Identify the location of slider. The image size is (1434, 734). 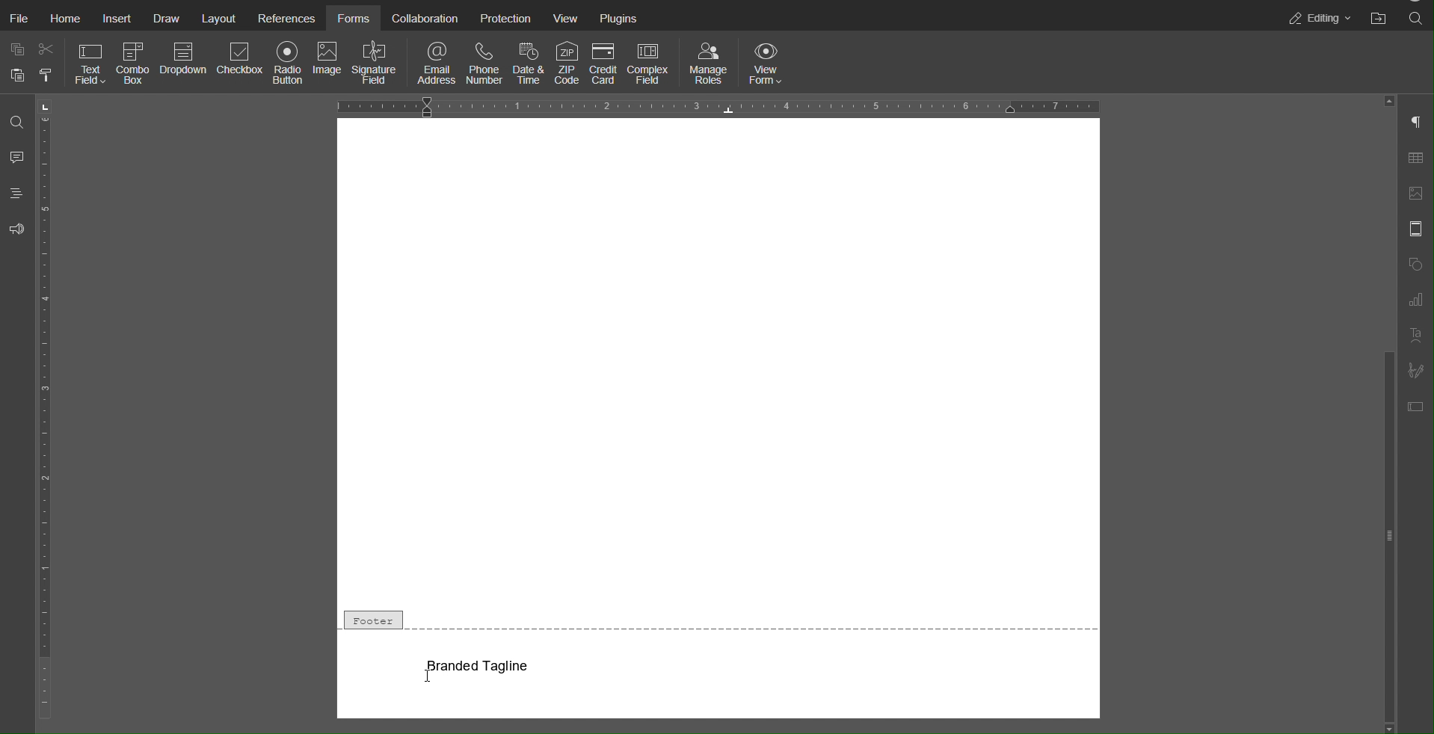
(1387, 497).